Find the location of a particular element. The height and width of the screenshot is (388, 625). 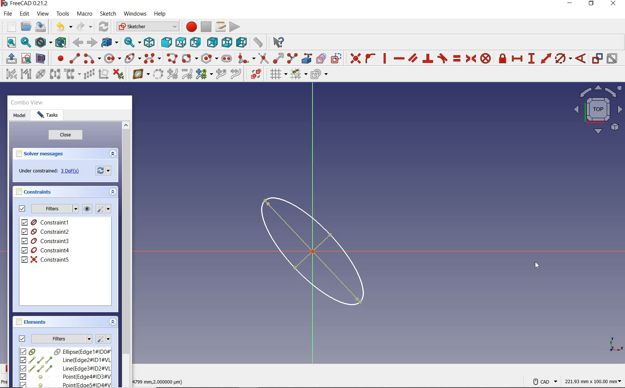

create rectangle is located at coordinates (189, 58).